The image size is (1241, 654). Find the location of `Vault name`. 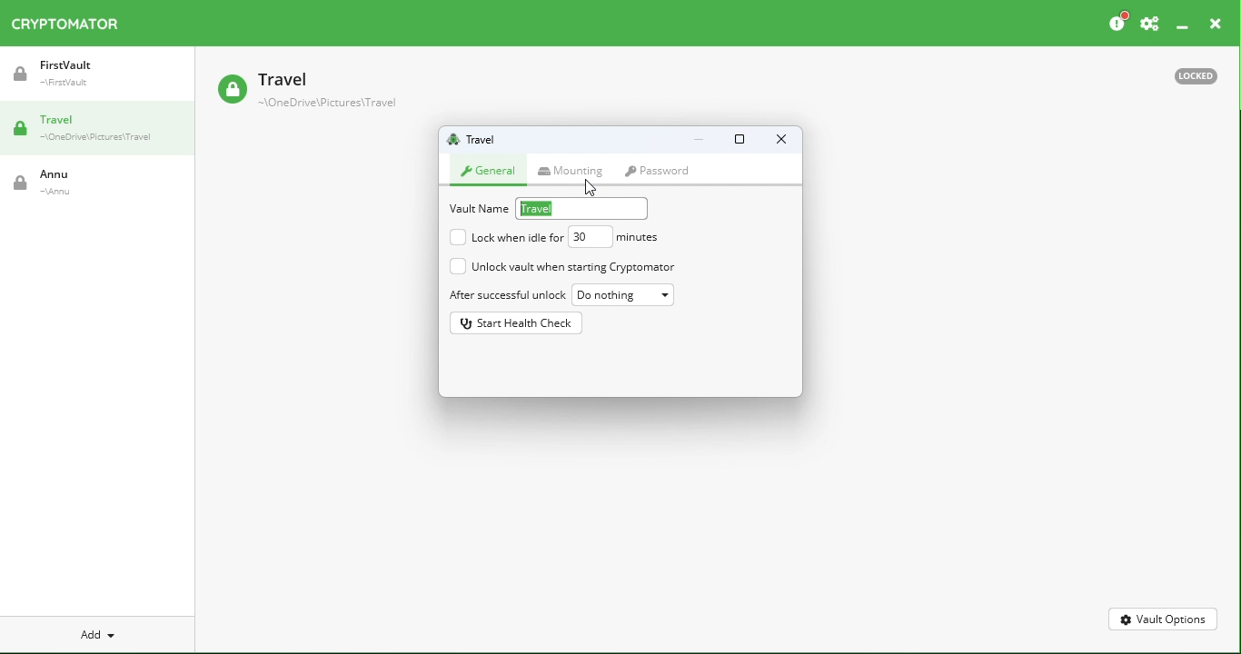

Vault name is located at coordinates (549, 208).